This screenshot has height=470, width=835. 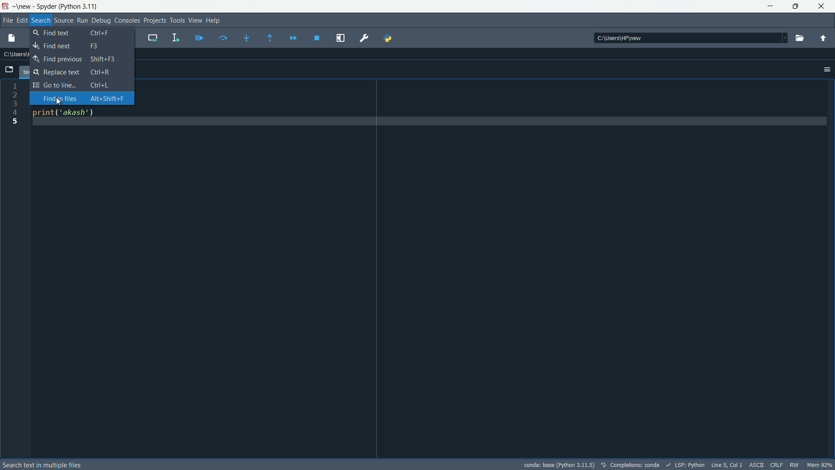 I want to click on app icon, so click(x=6, y=7).